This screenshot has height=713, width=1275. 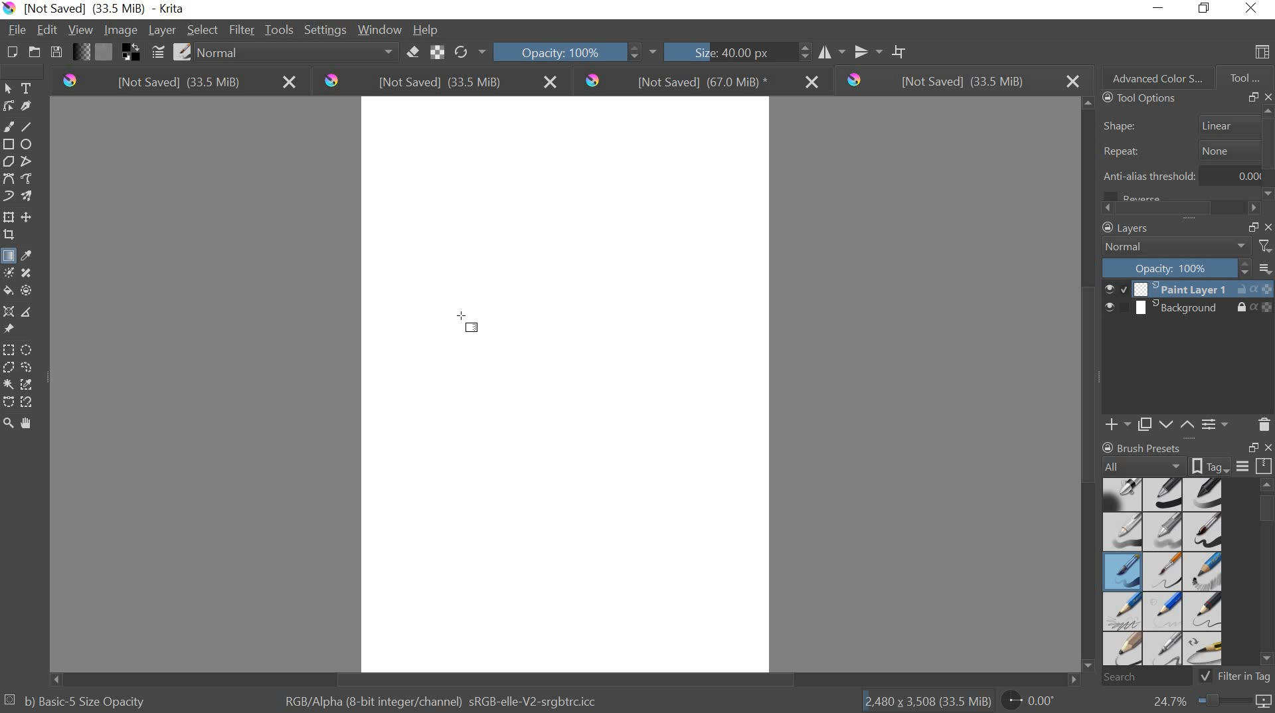 What do you see at coordinates (1188, 289) in the screenshot?
I see `PAINT LAYER` at bounding box center [1188, 289].